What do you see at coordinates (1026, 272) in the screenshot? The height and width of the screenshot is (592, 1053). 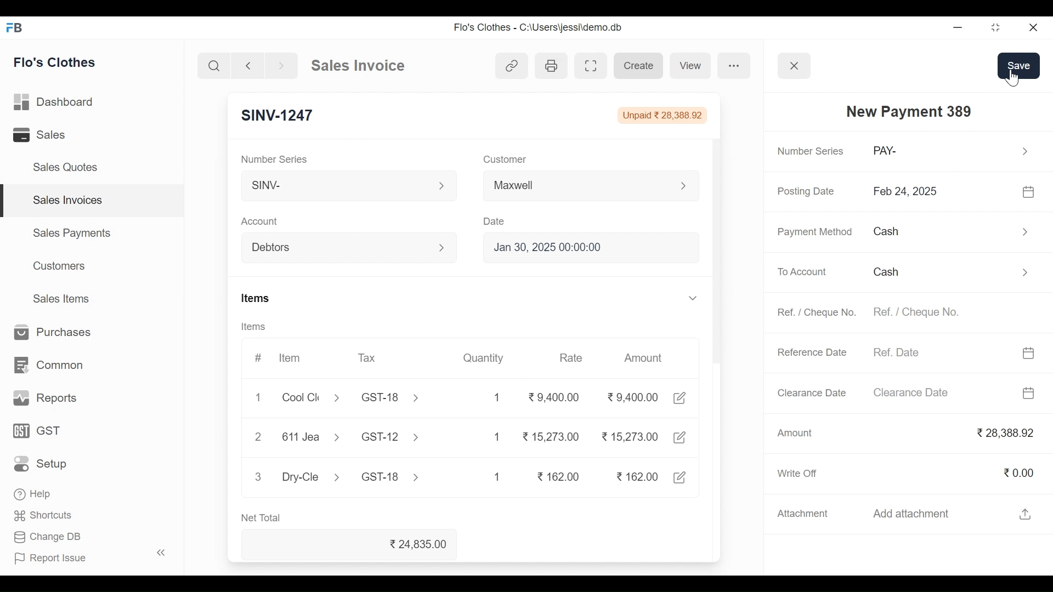 I see `Expand` at bounding box center [1026, 272].